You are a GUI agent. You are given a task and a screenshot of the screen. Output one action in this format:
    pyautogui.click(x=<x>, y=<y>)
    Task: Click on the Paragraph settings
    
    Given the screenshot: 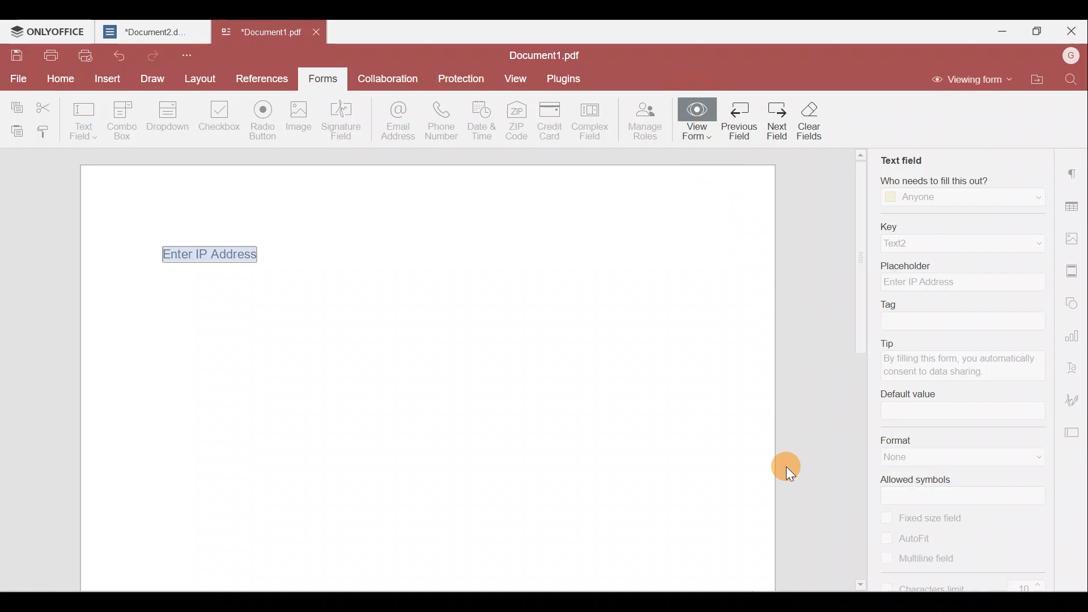 What is the action you would take?
    pyautogui.click(x=1074, y=172)
    